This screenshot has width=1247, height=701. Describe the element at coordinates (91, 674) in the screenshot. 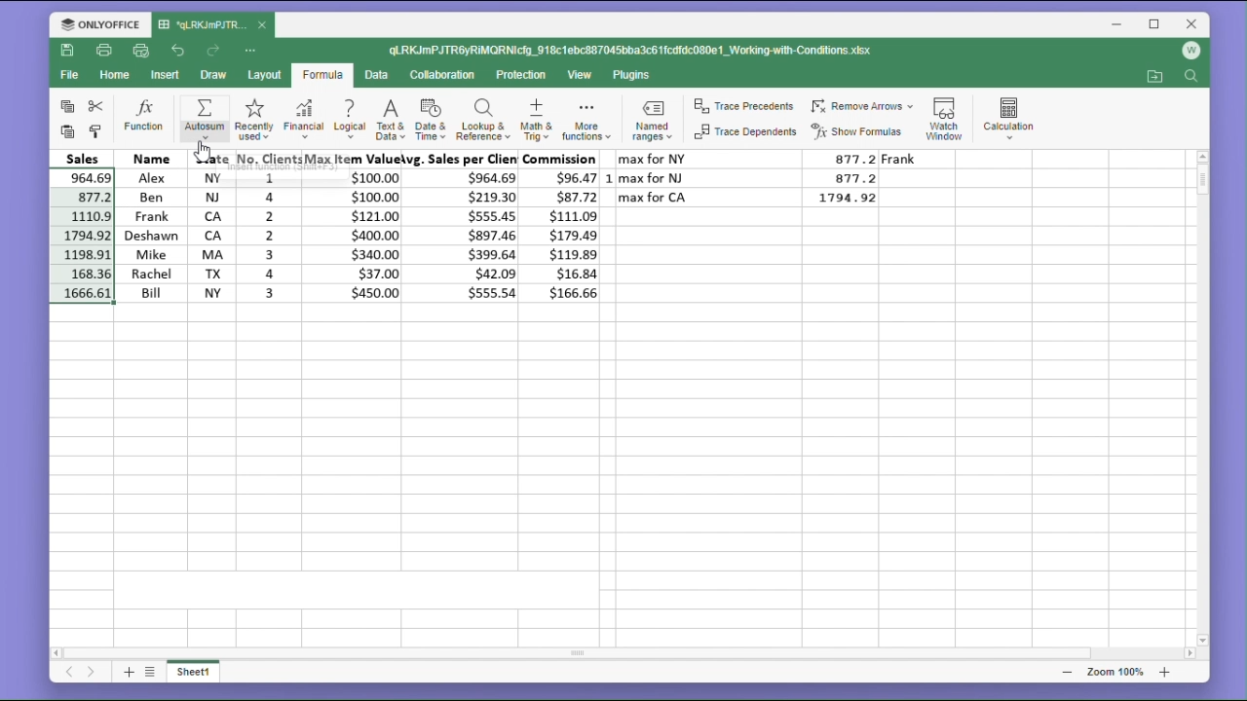

I see `next sheet` at that location.